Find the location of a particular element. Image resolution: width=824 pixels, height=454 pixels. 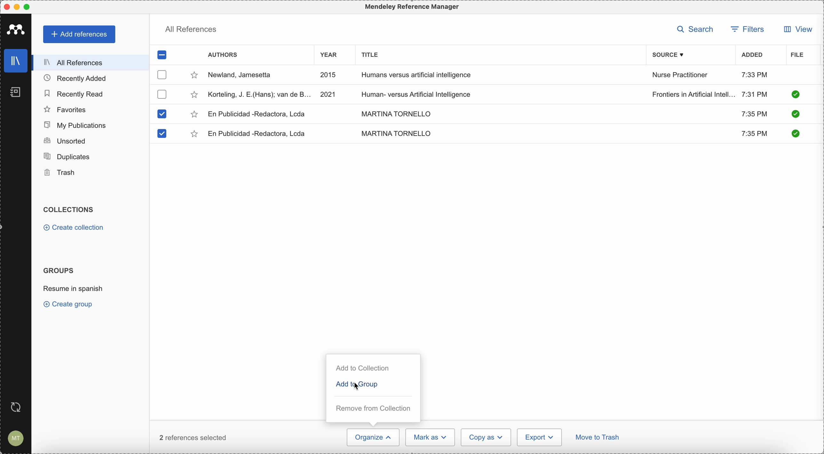

check it is located at coordinates (794, 115).